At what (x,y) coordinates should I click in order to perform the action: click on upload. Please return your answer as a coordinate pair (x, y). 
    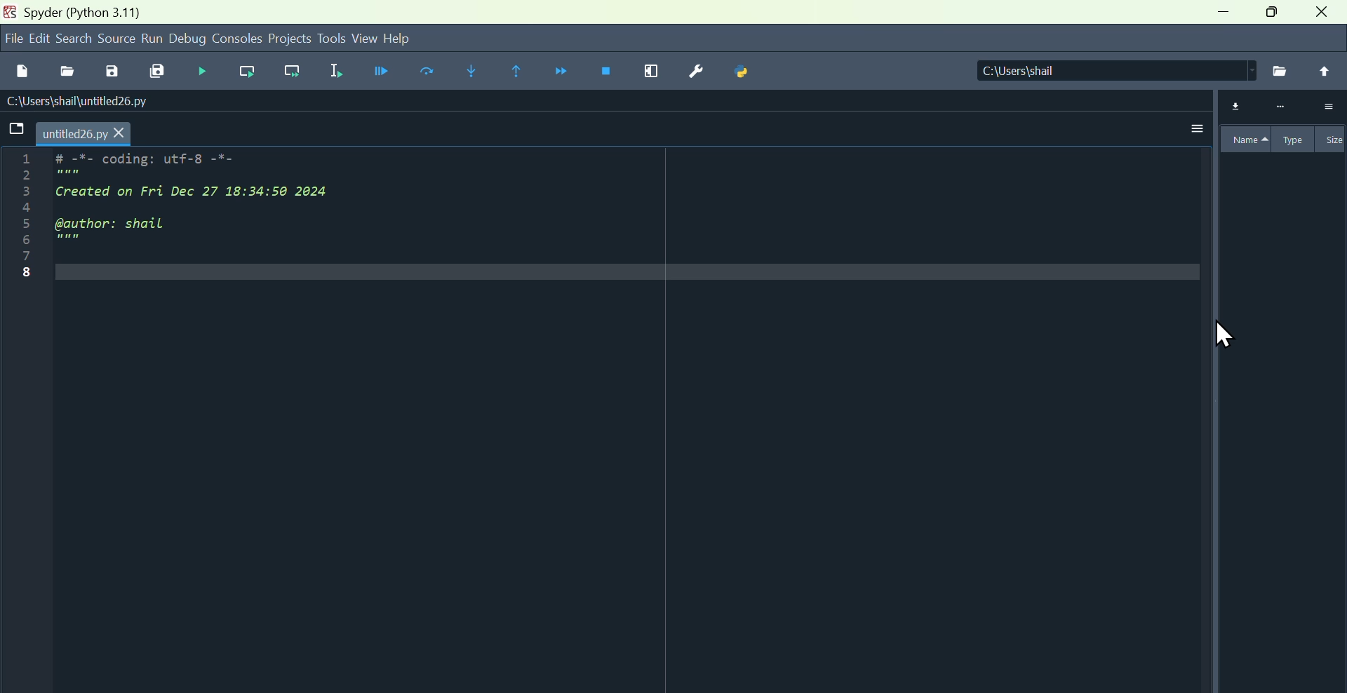
    Looking at the image, I should click on (1325, 71).